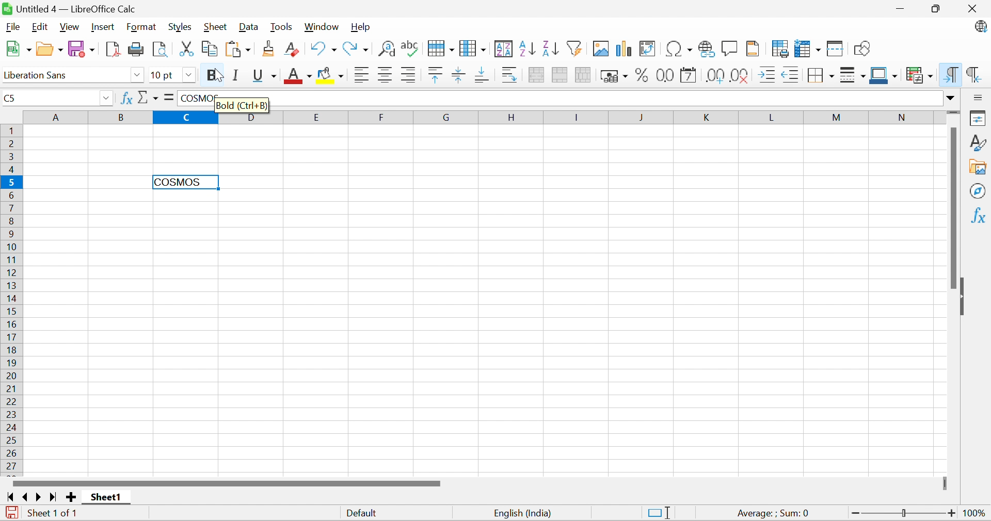 The height and width of the screenshot is (521, 991). I want to click on Cursor, so click(216, 74).